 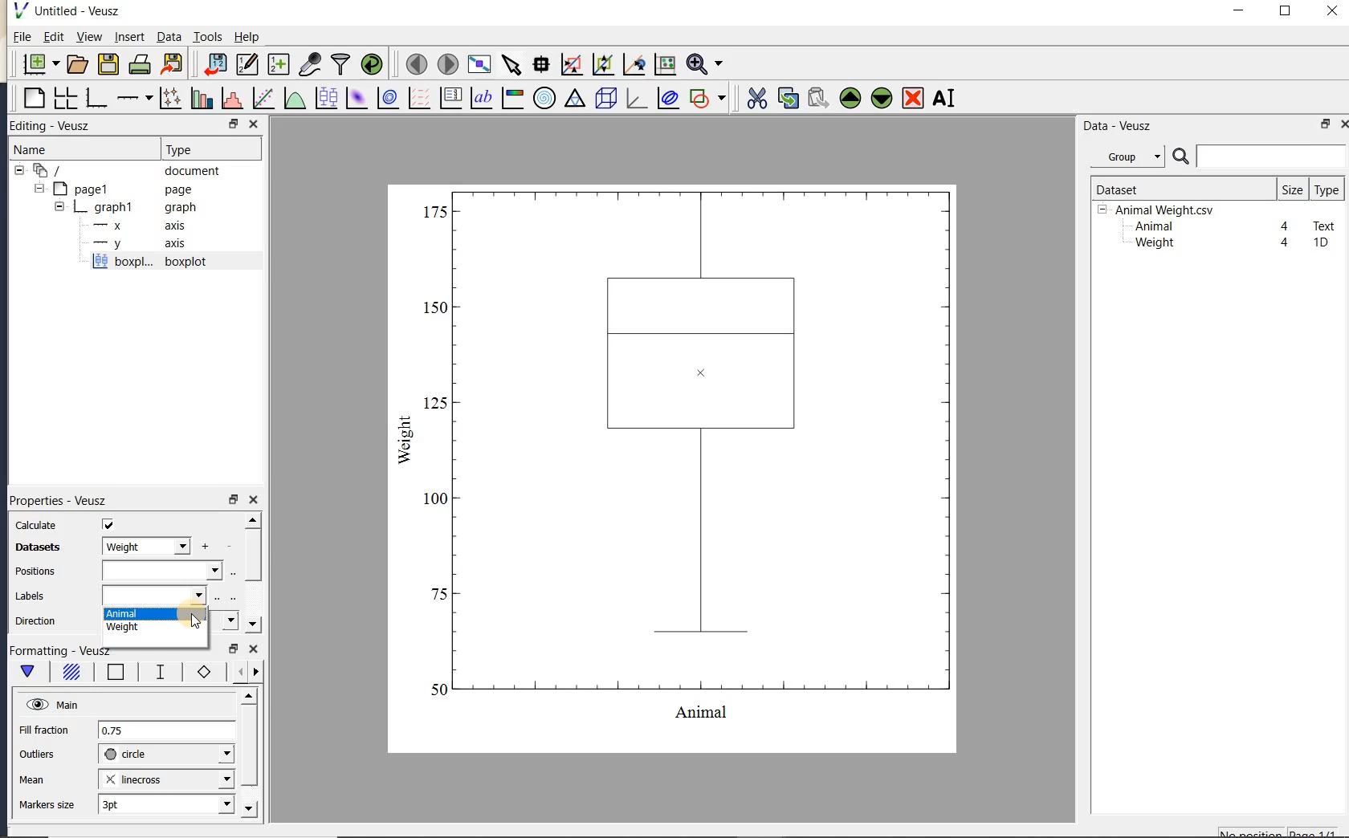 What do you see at coordinates (47, 149) in the screenshot?
I see `Name` at bounding box center [47, 149].